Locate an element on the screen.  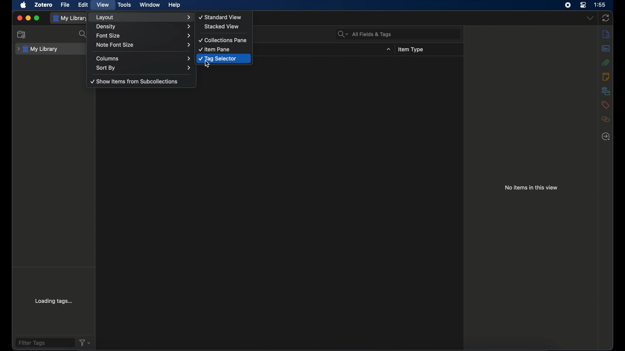
related is located at coordinates (605, 119).